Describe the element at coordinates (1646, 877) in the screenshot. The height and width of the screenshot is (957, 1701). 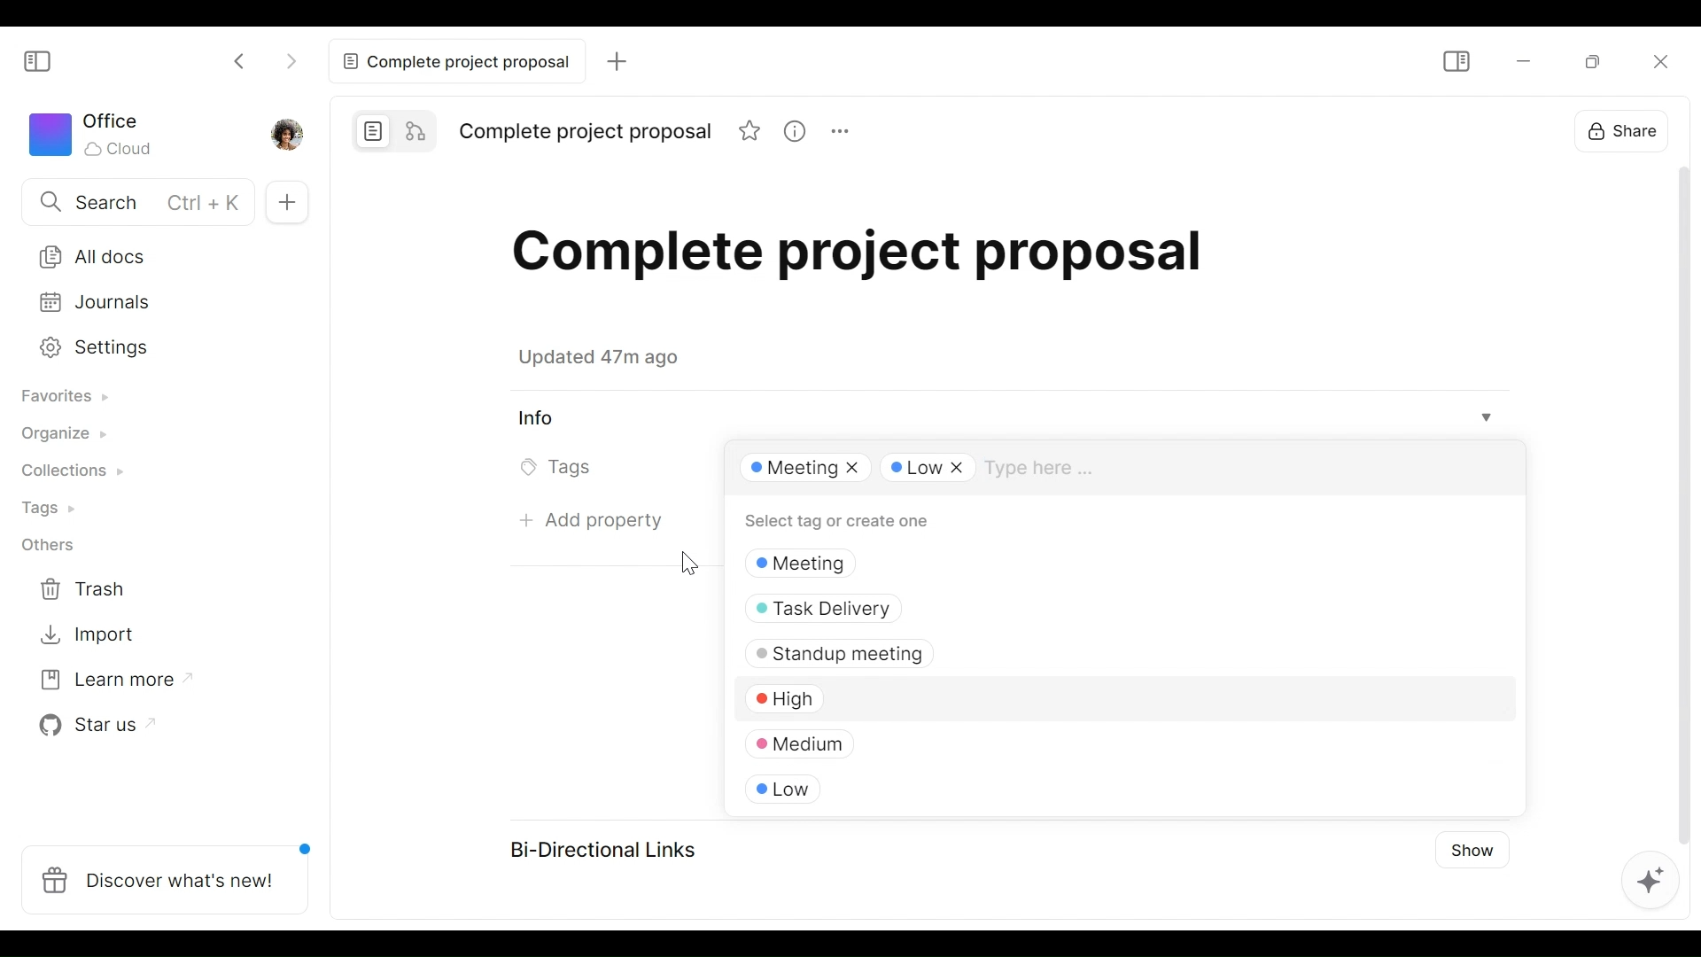
I see `AFFiNE AI` at that location.